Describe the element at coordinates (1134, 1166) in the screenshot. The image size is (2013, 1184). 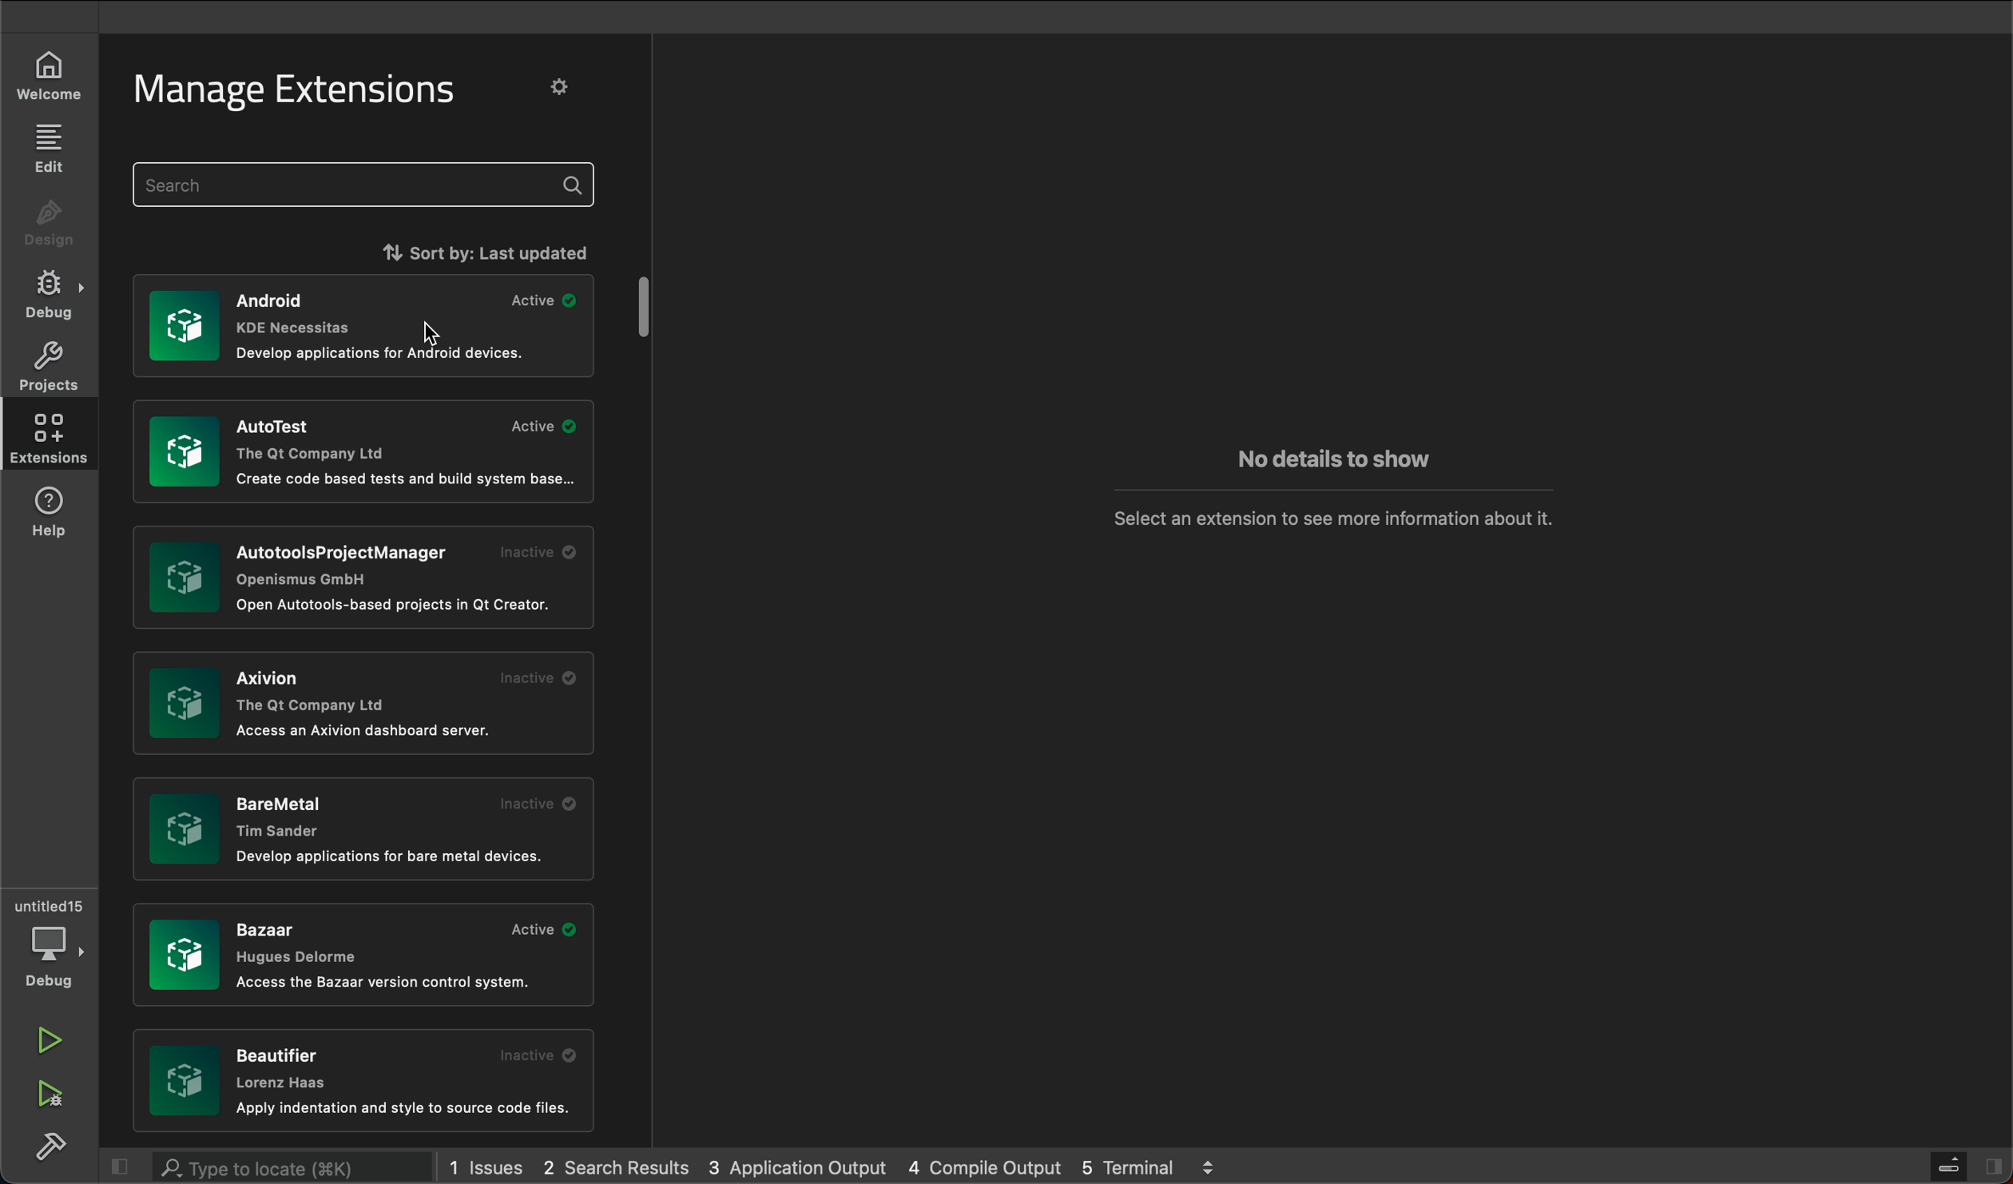
I see `logs` at that location.